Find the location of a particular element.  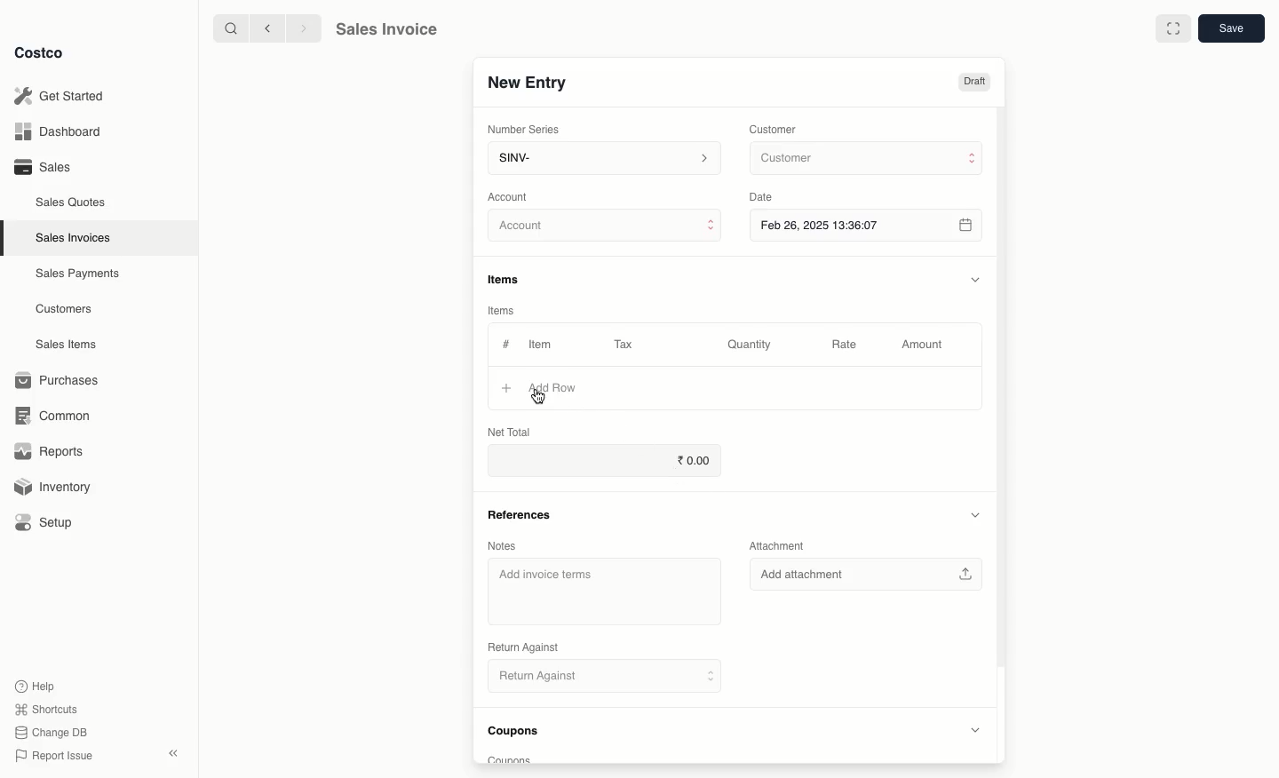

Collapse is located at coordinates (175, 754).